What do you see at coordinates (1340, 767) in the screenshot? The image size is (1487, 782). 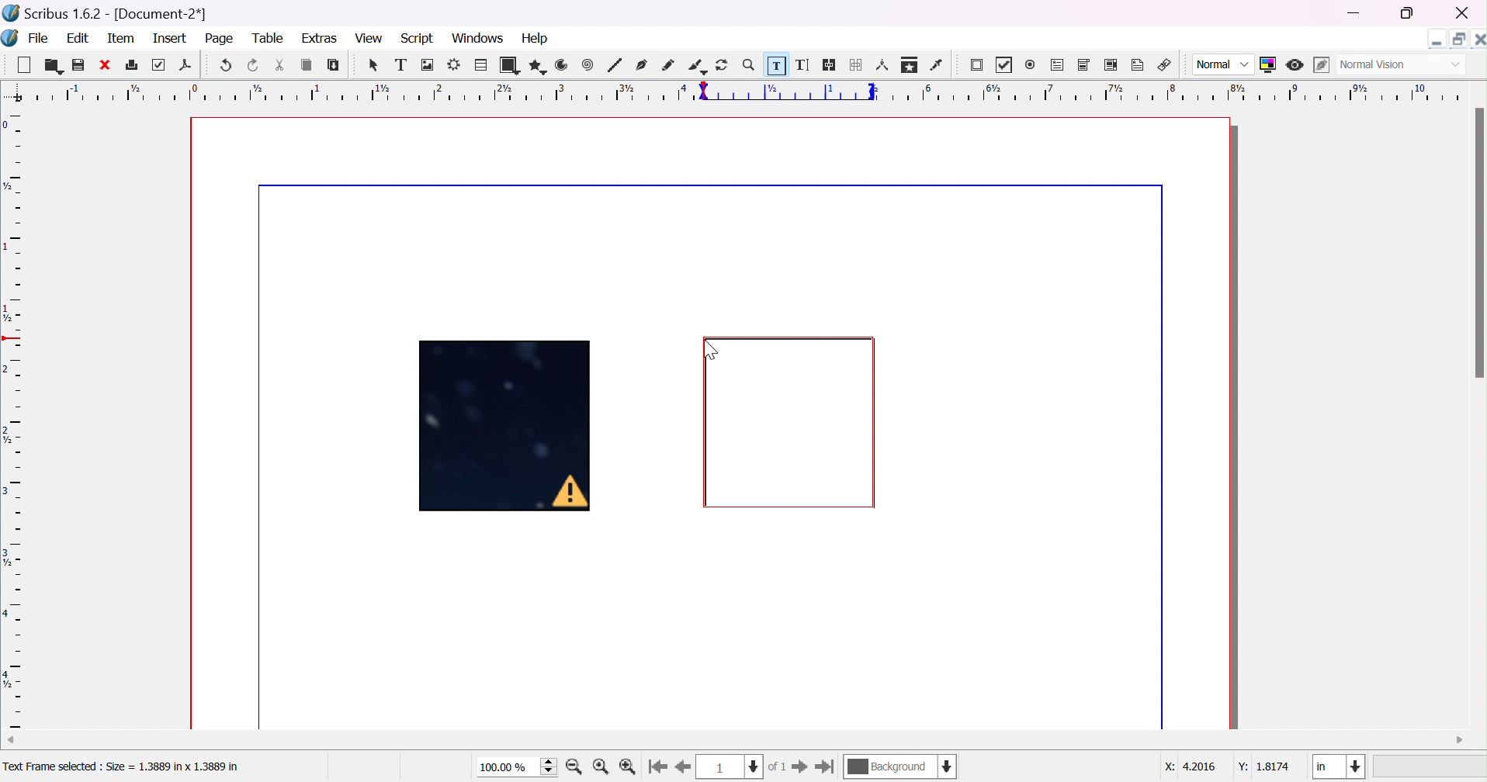 I see `in` at bounding box center [1340, 767].